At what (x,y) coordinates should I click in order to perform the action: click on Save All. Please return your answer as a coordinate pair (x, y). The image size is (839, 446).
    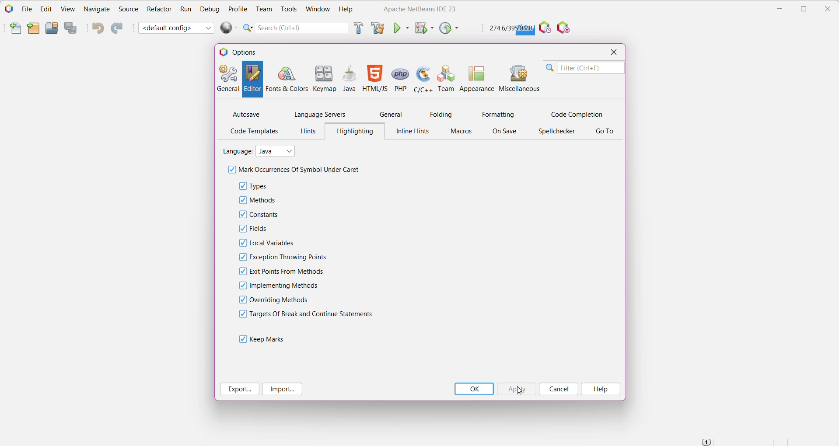
    Looking at the image, I should click on (72, 28).